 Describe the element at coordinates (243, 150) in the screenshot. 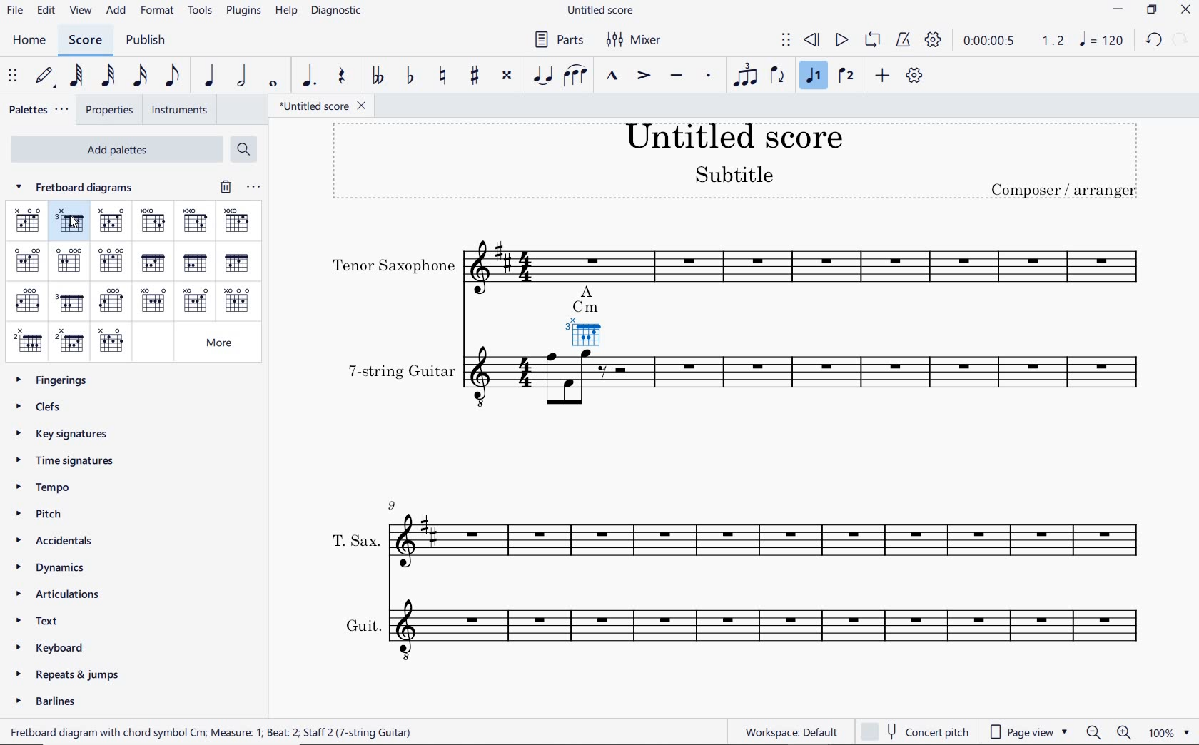

I see `SEARCH PALETTES` at that location.